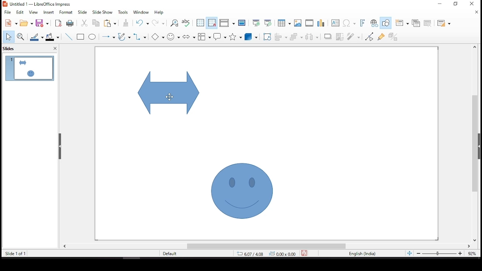 This screenshot has width=482, height=271. Describe the element at coordinates (322, 23) in the screenshot. I see `charts` at that location.